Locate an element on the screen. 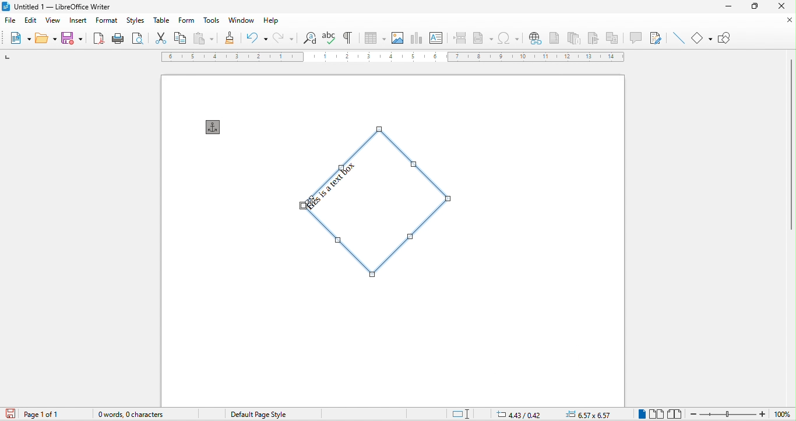  basic shapes is located at coordinates (703, 37).